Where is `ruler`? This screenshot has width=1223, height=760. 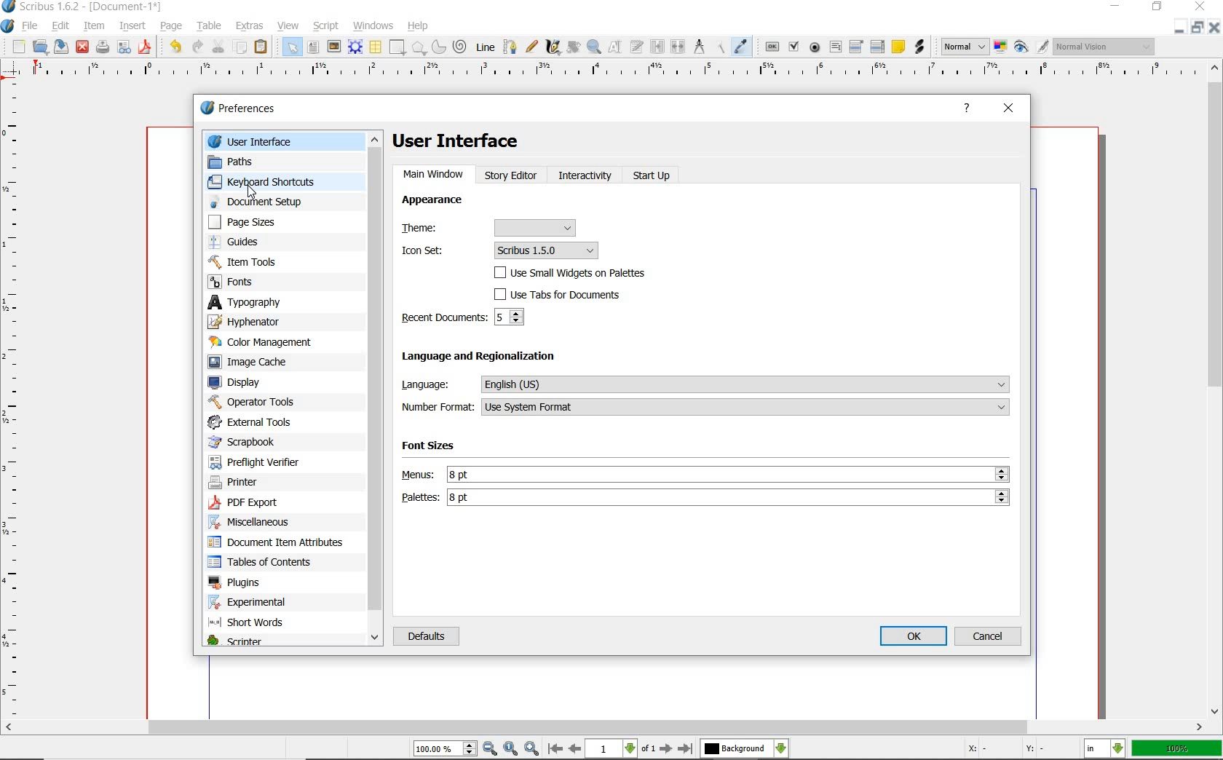
ruler is located at coordinates (13, 402).